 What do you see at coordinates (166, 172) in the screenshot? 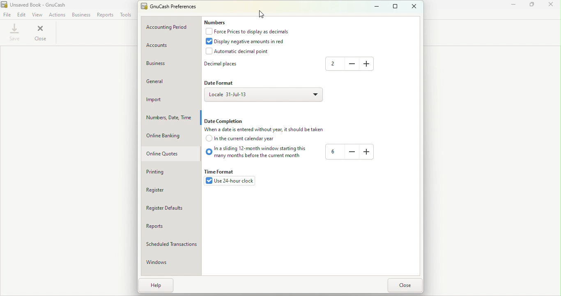
I see `Printing` at bounding box center [166, 172].